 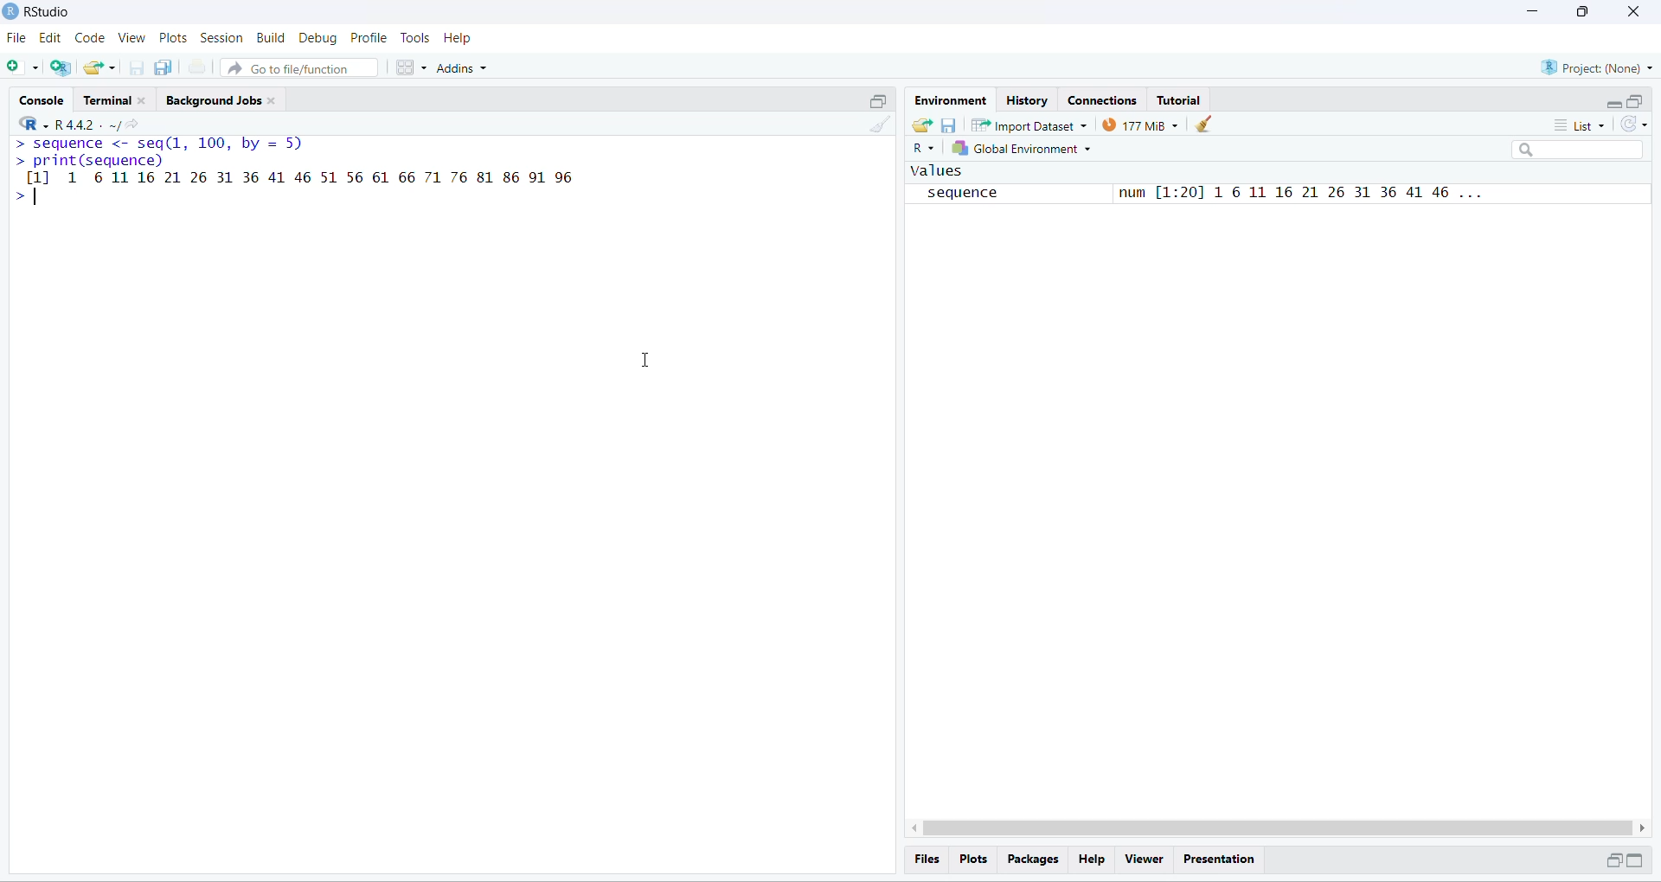 What do you see at coordinates (1613, 103) in the screenshot?
I see `Expand/collapse` at bounding box center [1613, 103].